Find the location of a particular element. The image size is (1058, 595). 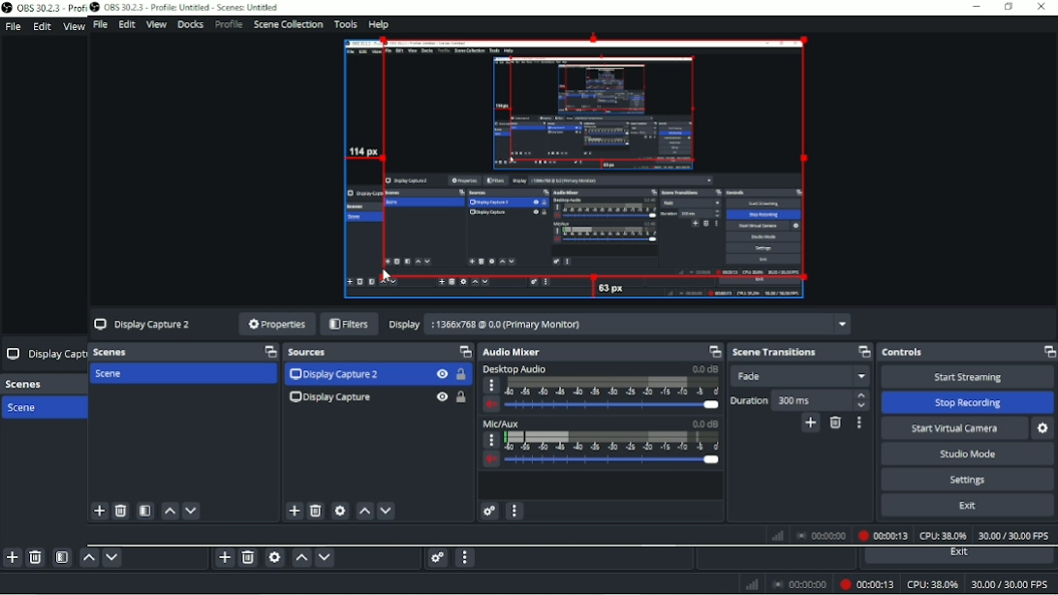

0.0 dB is located at coordinates (701, 423).